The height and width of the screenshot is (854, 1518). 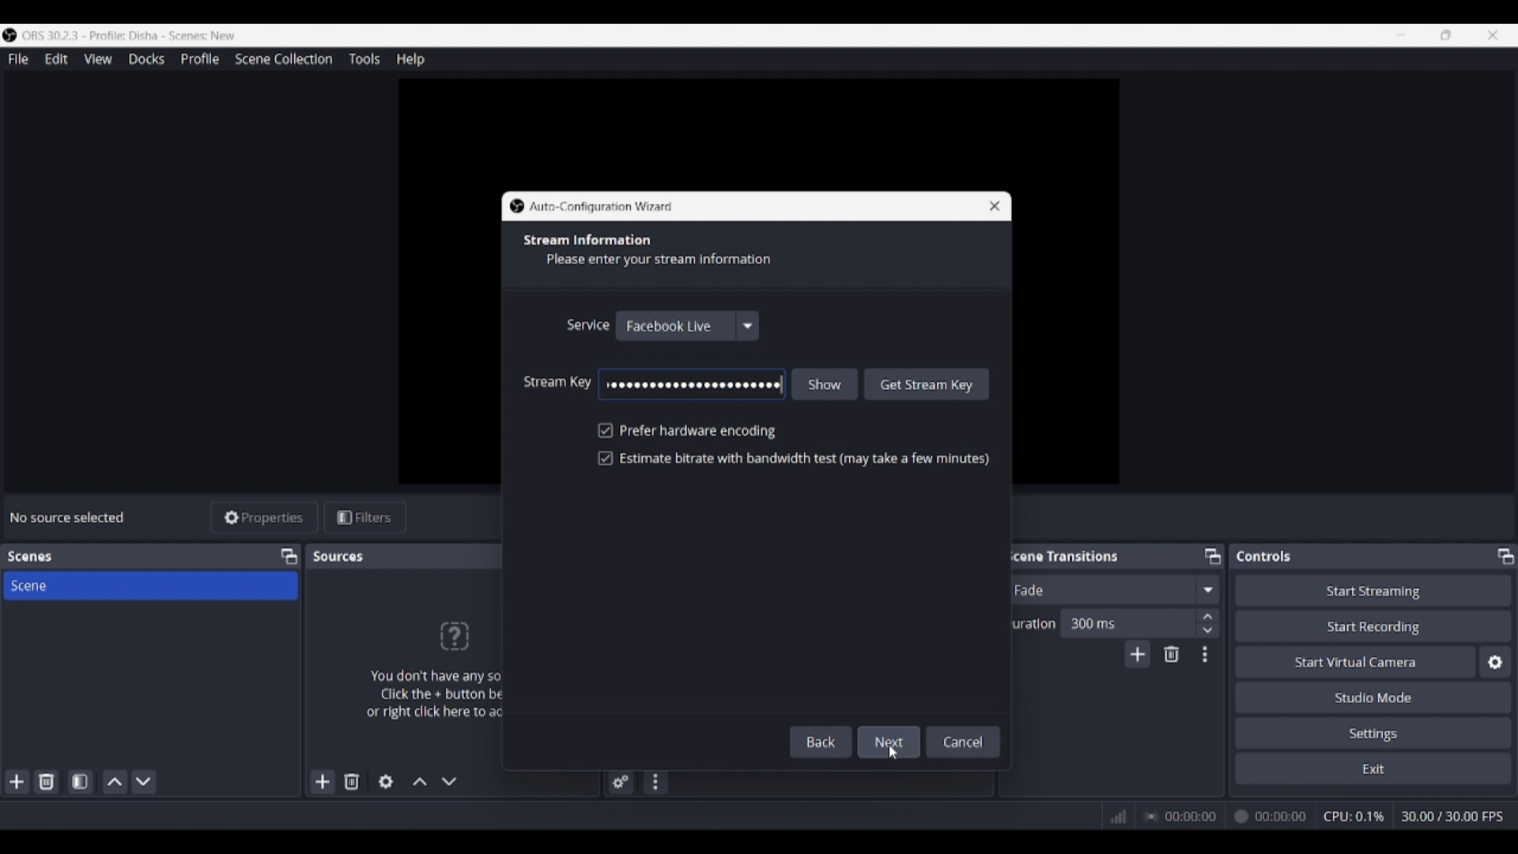 I want to click on Source status, so click(x=70, y=517).